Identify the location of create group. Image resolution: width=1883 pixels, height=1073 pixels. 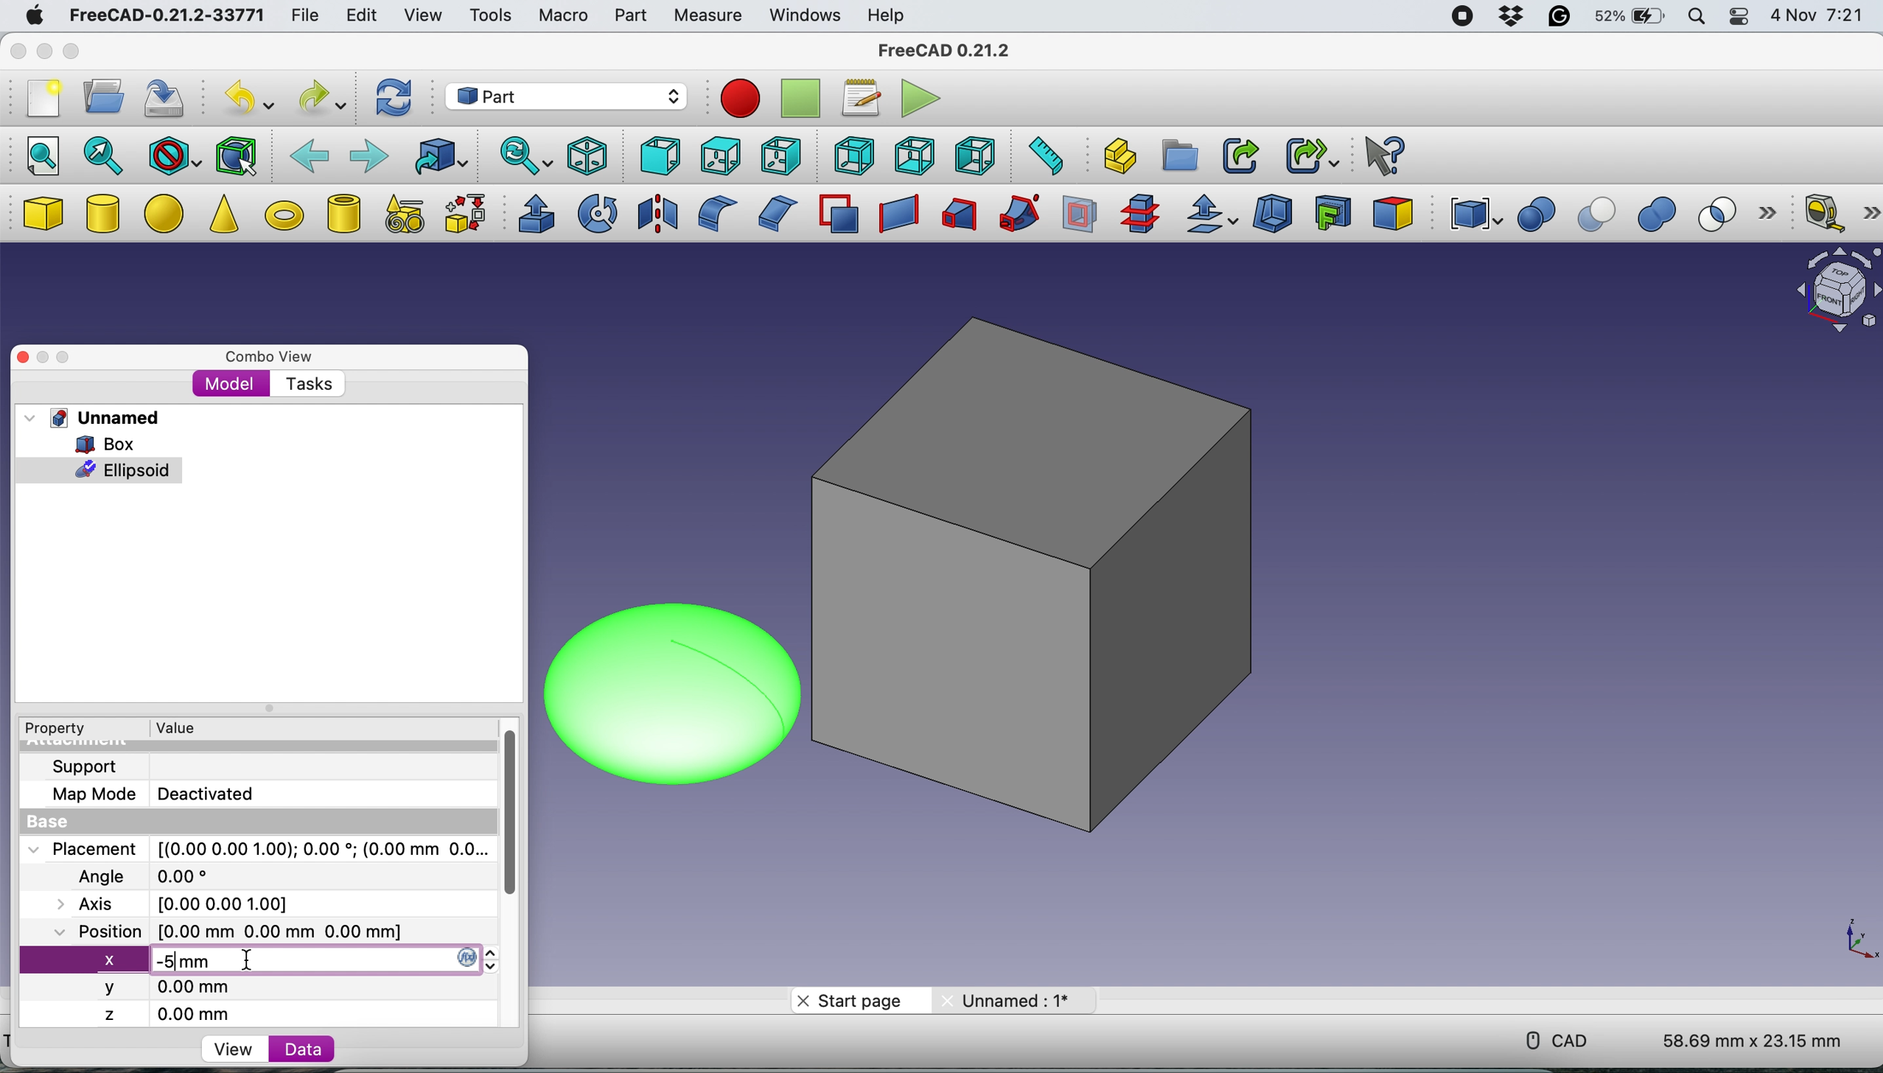
(1181, 155).